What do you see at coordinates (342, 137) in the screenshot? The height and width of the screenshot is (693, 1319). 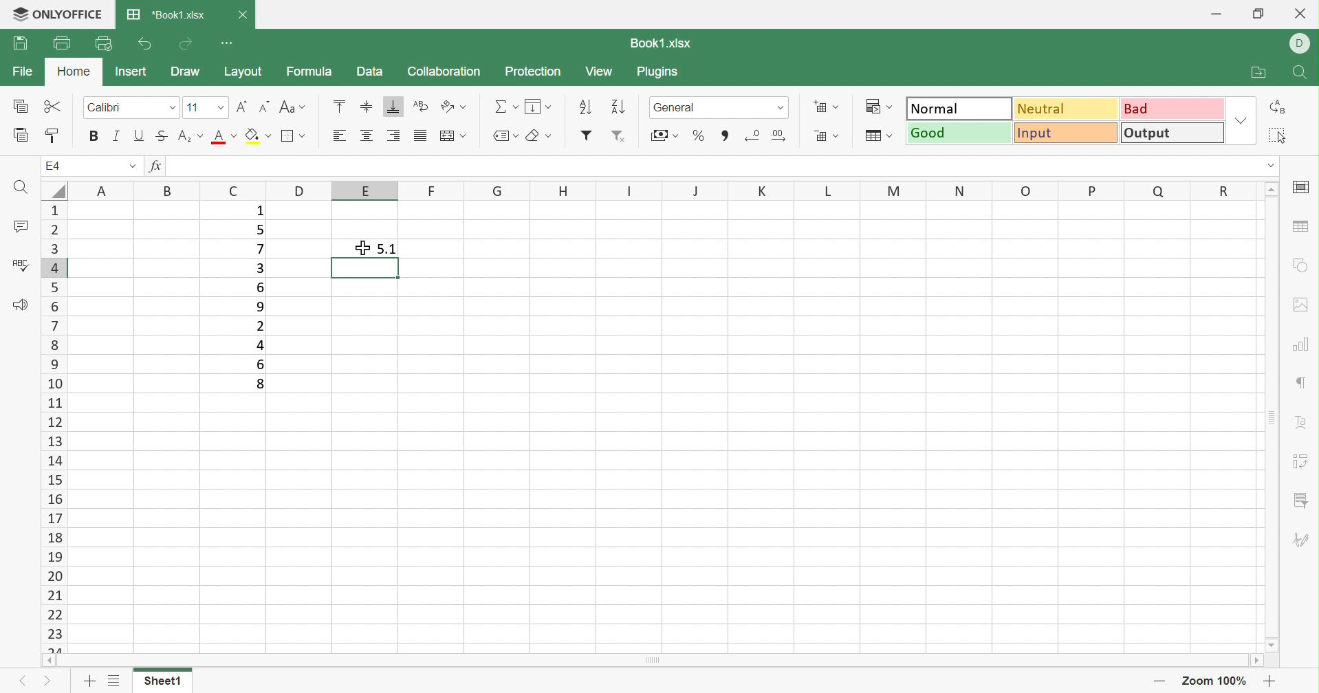 I see `Align Right` at bounding box center [342, 137].